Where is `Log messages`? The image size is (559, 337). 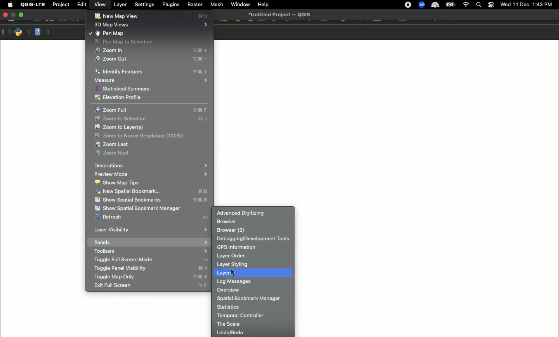
Log messages is located at coordinates (253, 281).